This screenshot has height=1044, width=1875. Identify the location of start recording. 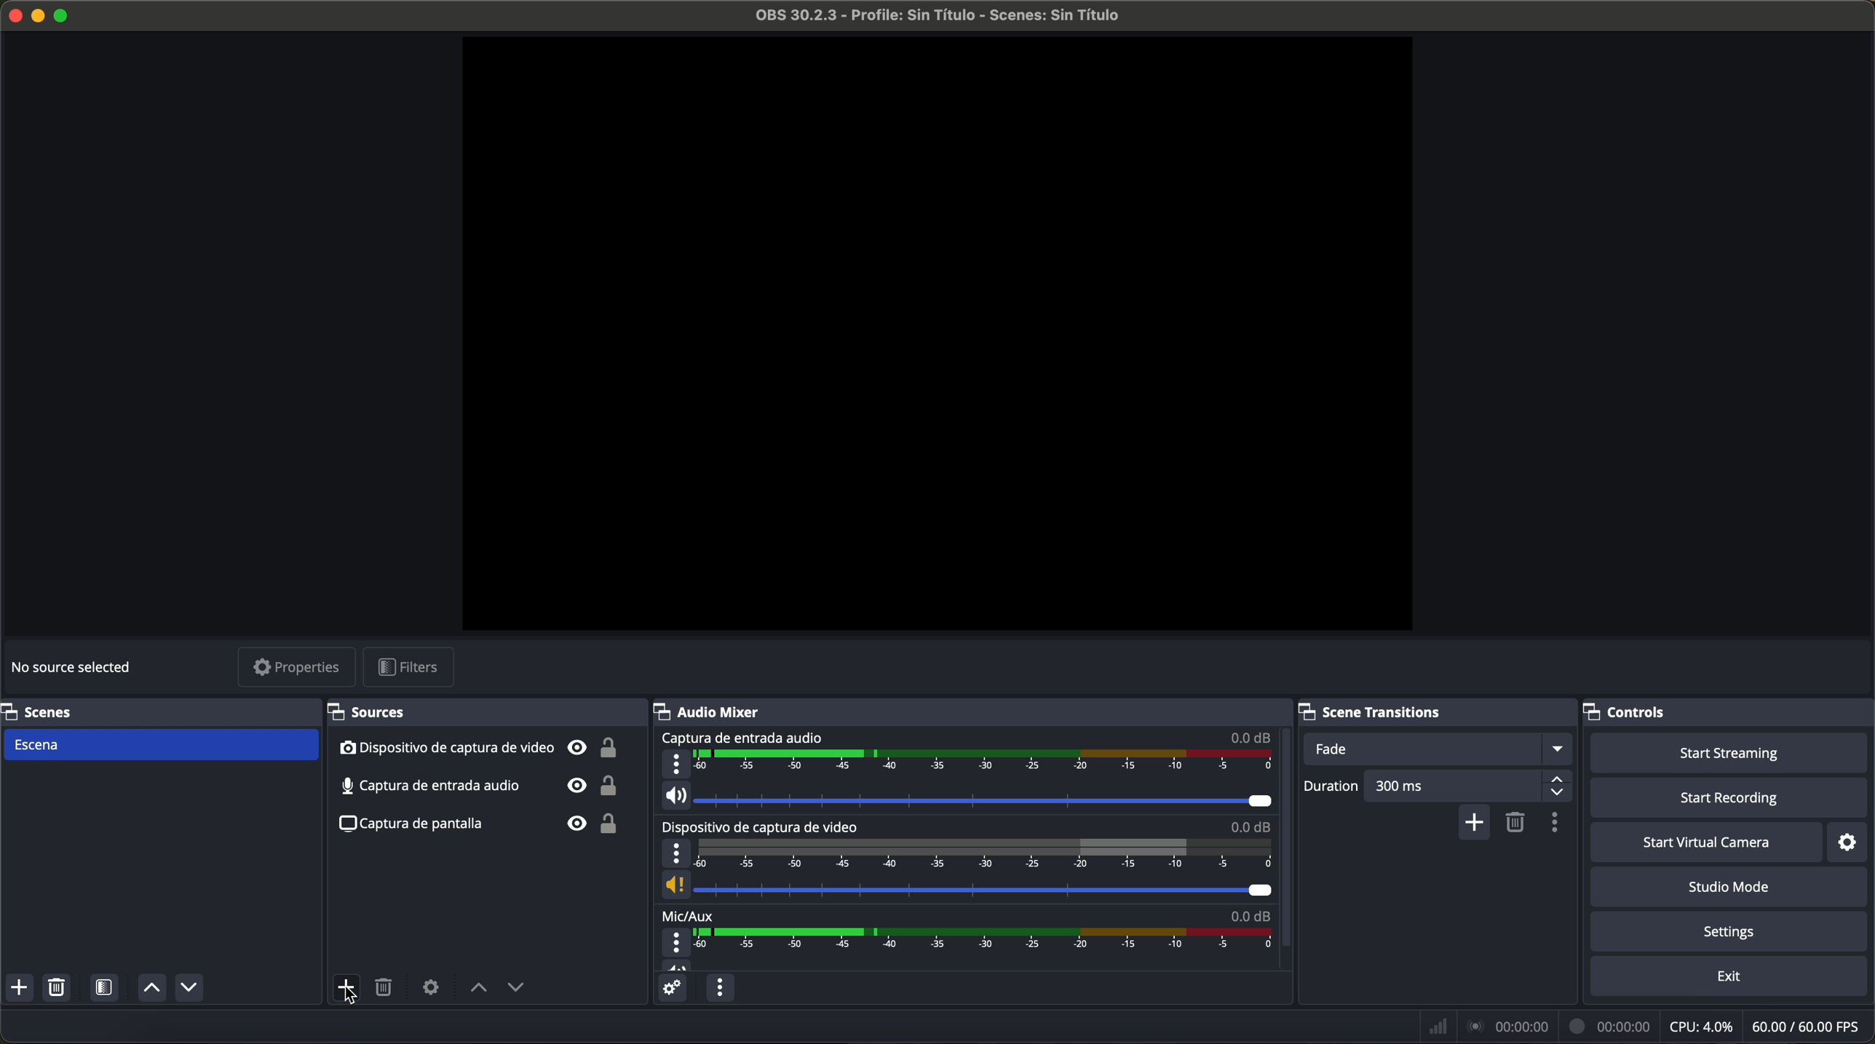
(1732, 799).